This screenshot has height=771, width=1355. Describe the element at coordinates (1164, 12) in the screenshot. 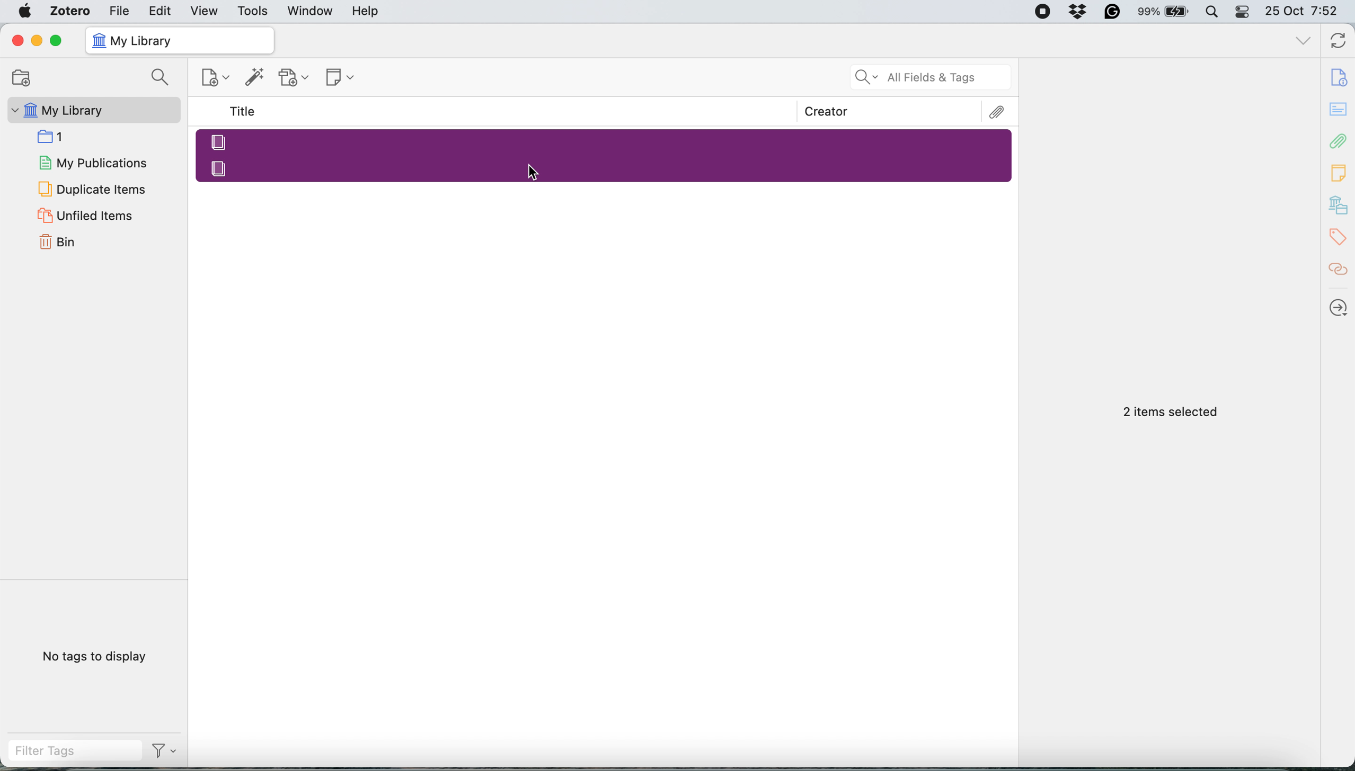

I see `99% Battery` at that location.